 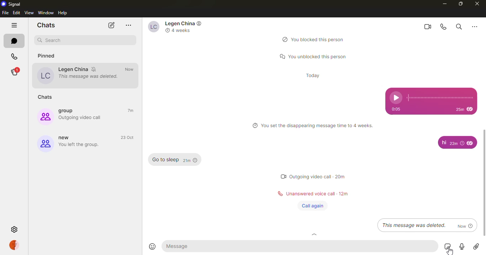 What do you see at coordinates (446, 246) in the screenshot?
I see `sticker` at bounding box center [446, 246].